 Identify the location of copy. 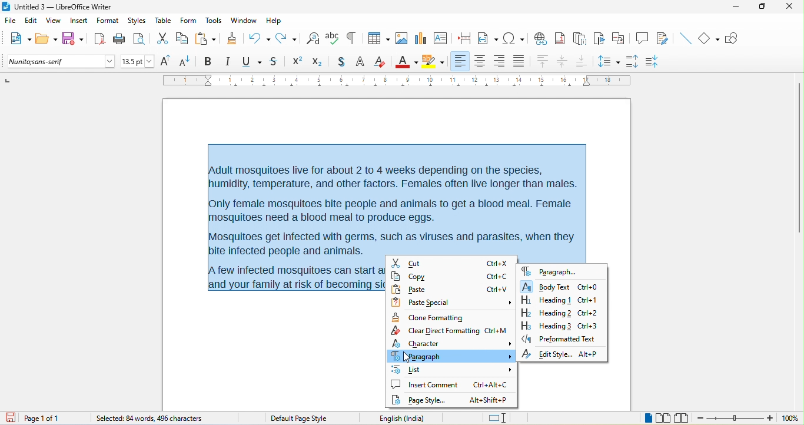
(428, 277).